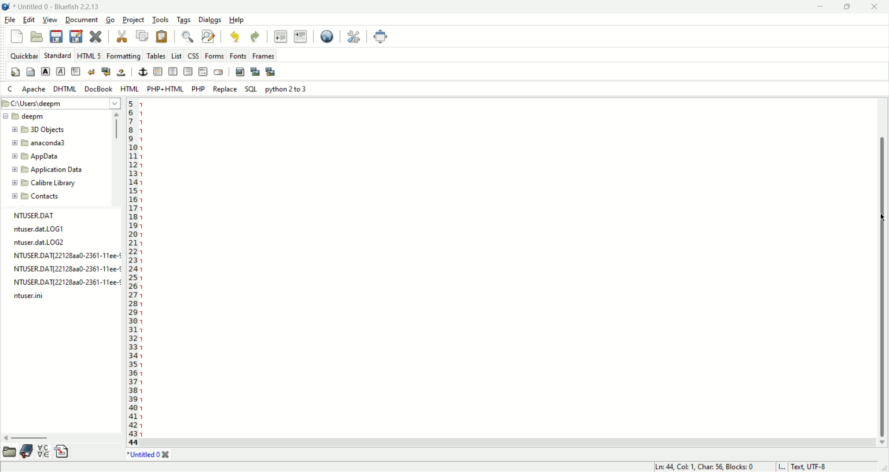 The height and width of the screenshot is (472, 889). Describe the element at coordinates (326, 37) in the screenshot. I see `view in browser` at that location.